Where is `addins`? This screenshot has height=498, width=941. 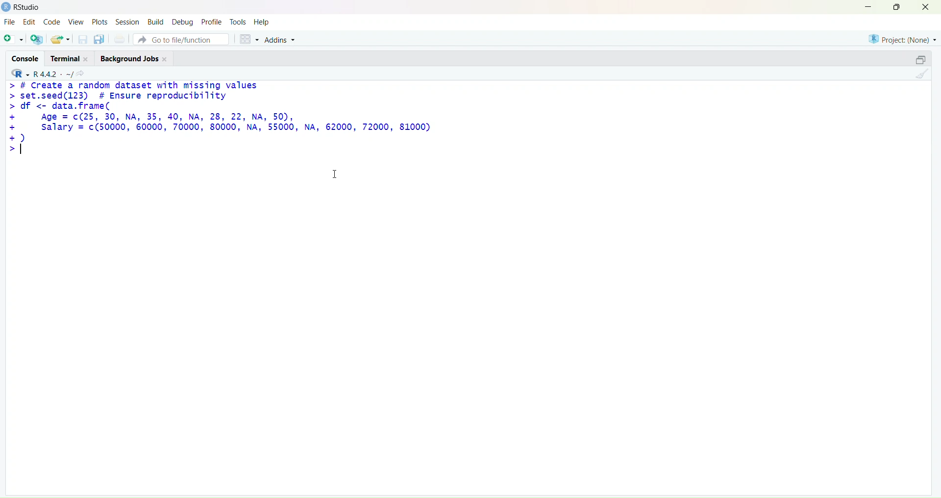 addins is located at coordinates (283, 42).